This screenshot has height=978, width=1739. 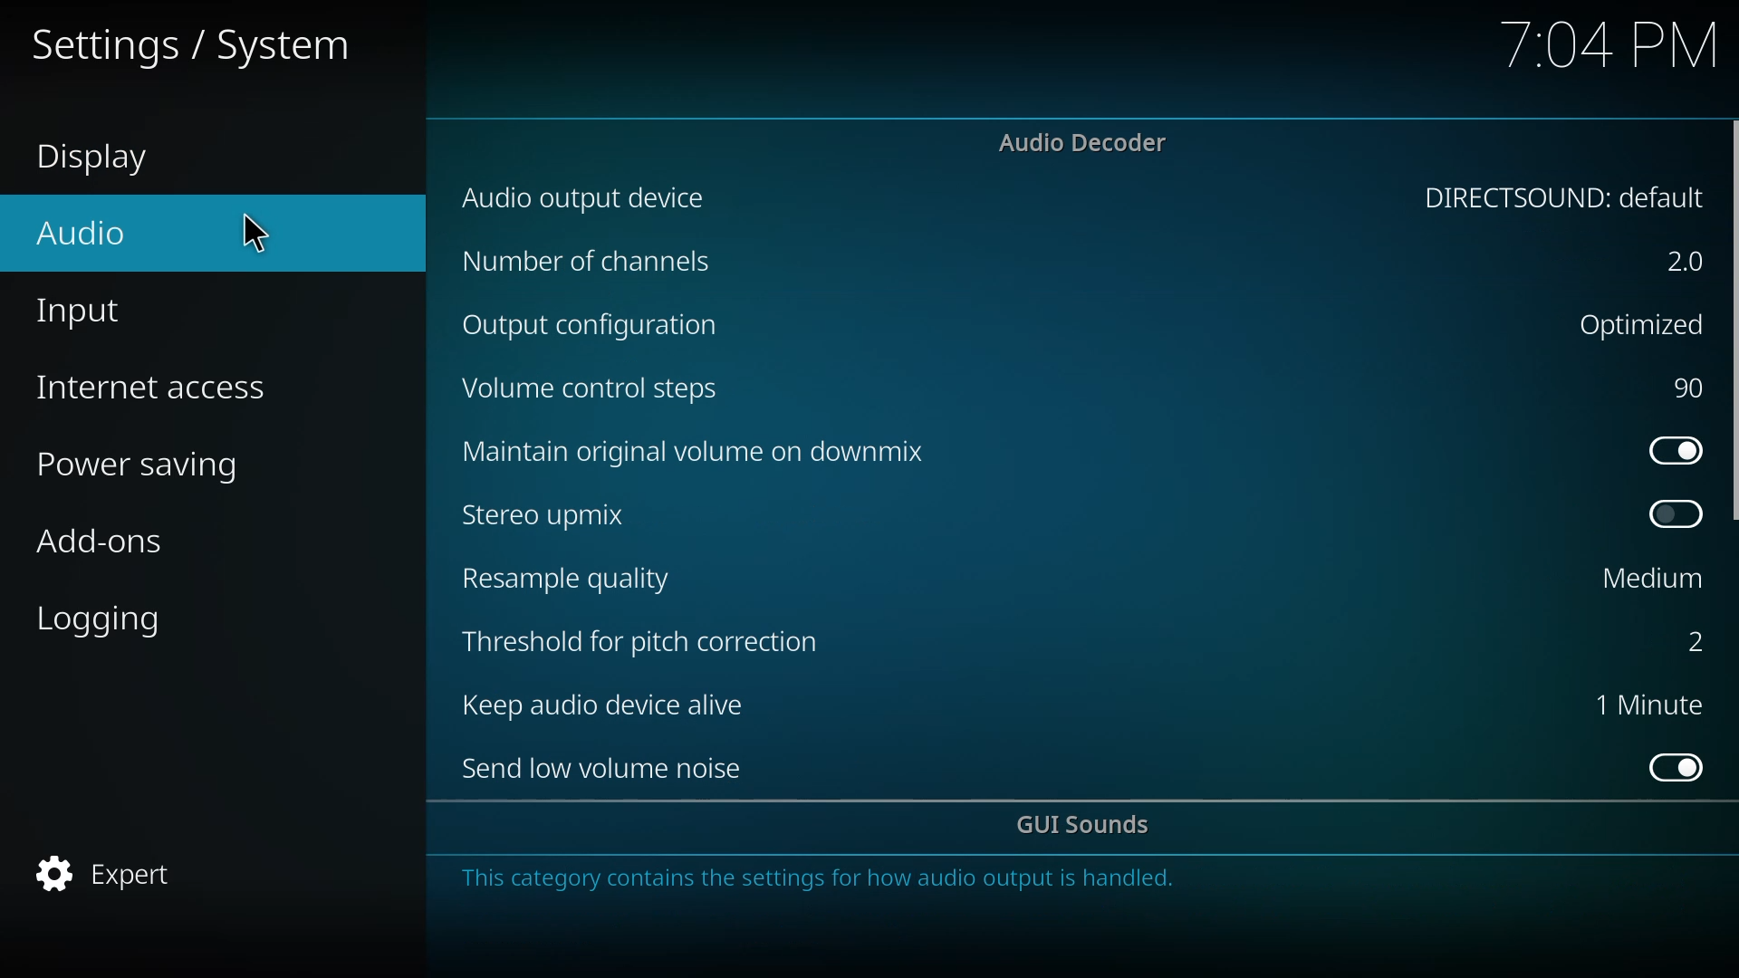 I want to click on audio decoder, so click(x=1085, y=143).